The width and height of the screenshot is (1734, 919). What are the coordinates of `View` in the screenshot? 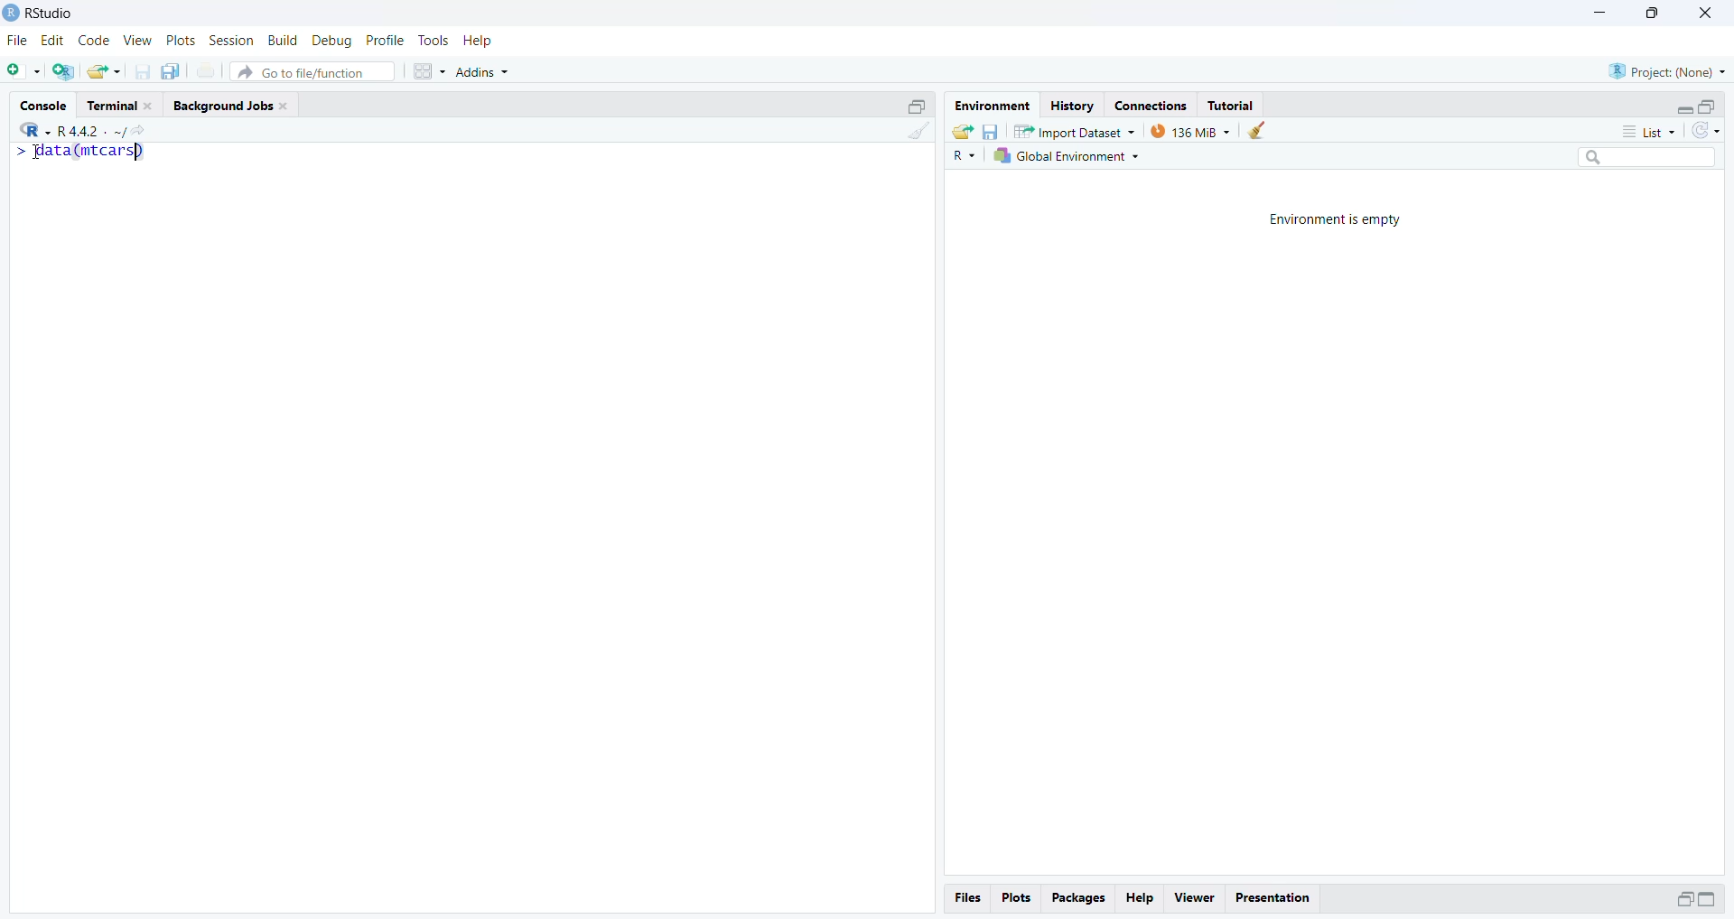 It's located at (1193, 896).